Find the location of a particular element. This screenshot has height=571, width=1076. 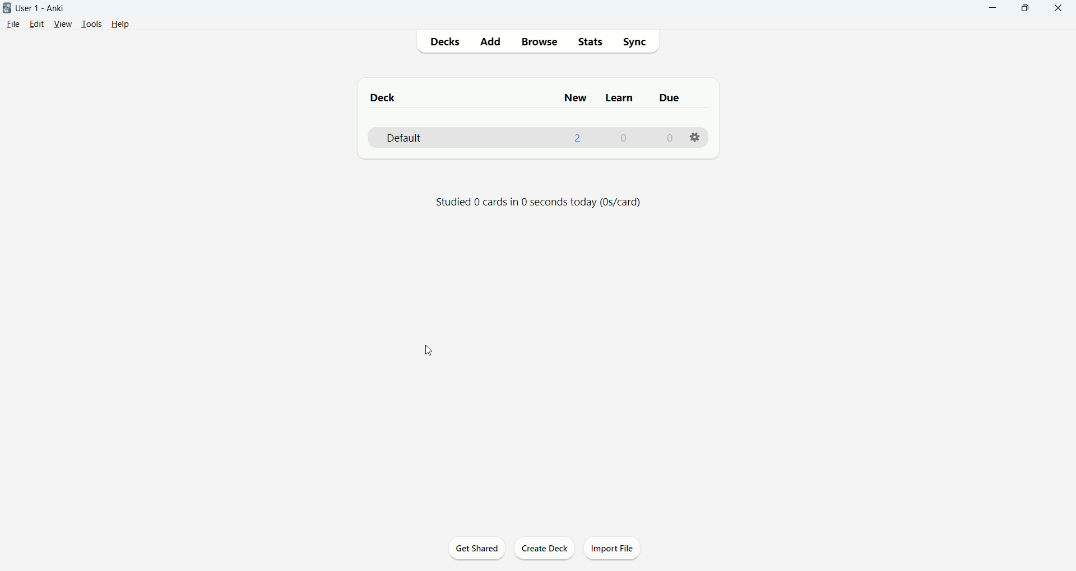

edit is located at coordinates (34, 26).